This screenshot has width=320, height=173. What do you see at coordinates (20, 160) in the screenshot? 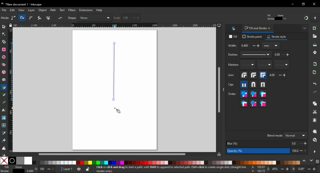
I see `50% grey` at bounding box center [20, 160].